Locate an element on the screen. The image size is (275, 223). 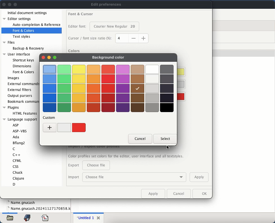
Language support is located at coordinates (20, 119).